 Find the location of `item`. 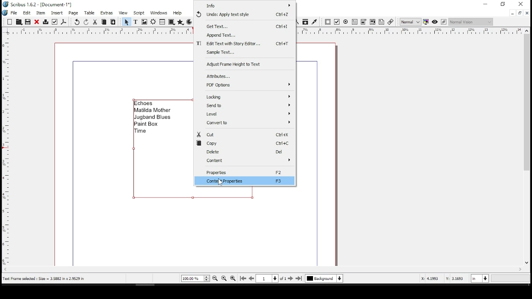

item is located at coordinates (40, 13).